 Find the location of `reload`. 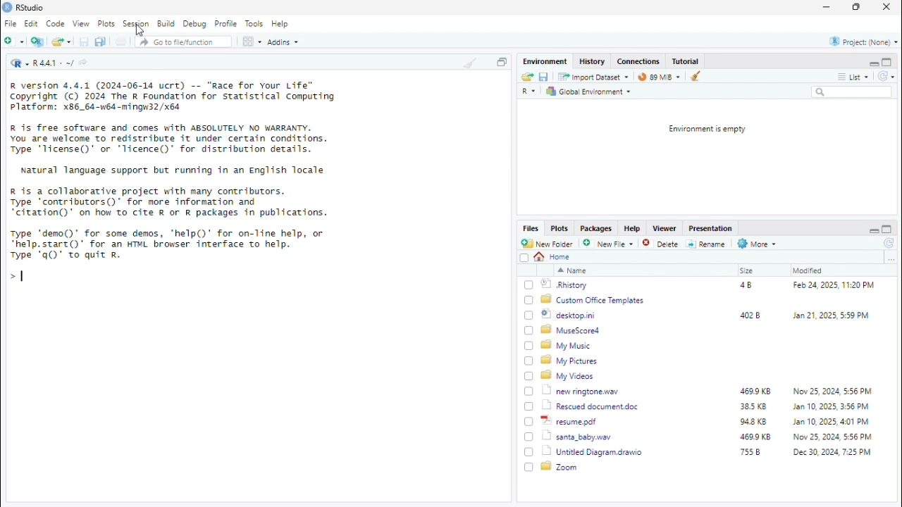

reload is located at coordinates (886, 75).